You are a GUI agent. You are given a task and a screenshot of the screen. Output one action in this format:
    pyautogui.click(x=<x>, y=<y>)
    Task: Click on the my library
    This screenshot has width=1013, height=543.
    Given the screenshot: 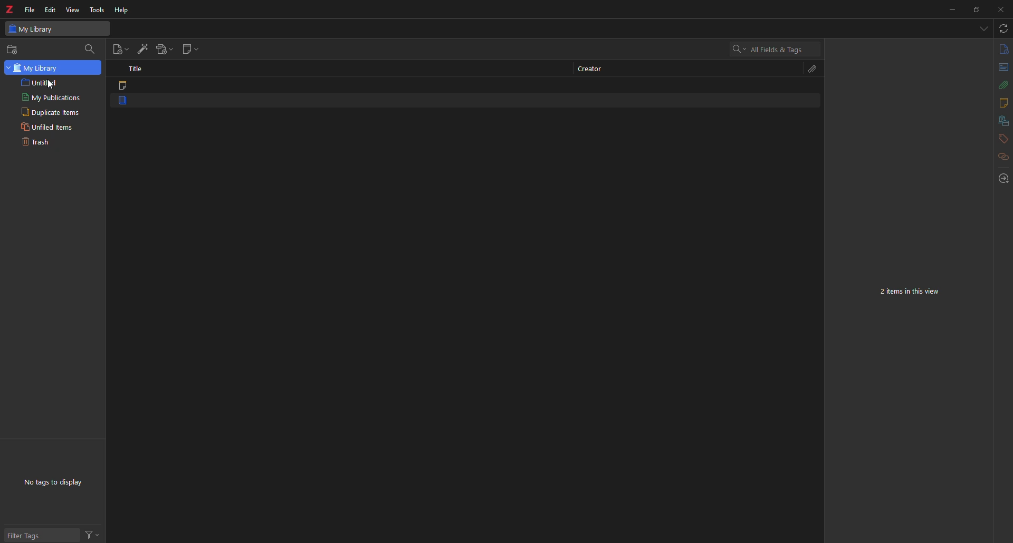 What is the action you would take?
    pyautogui.click(x=33, y=28)
    